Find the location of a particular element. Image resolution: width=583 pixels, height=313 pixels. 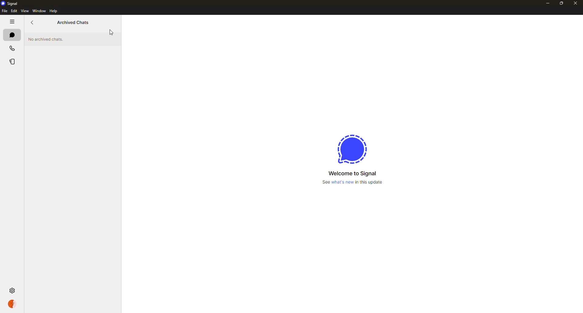

profile is located at coordinates (12, 304).